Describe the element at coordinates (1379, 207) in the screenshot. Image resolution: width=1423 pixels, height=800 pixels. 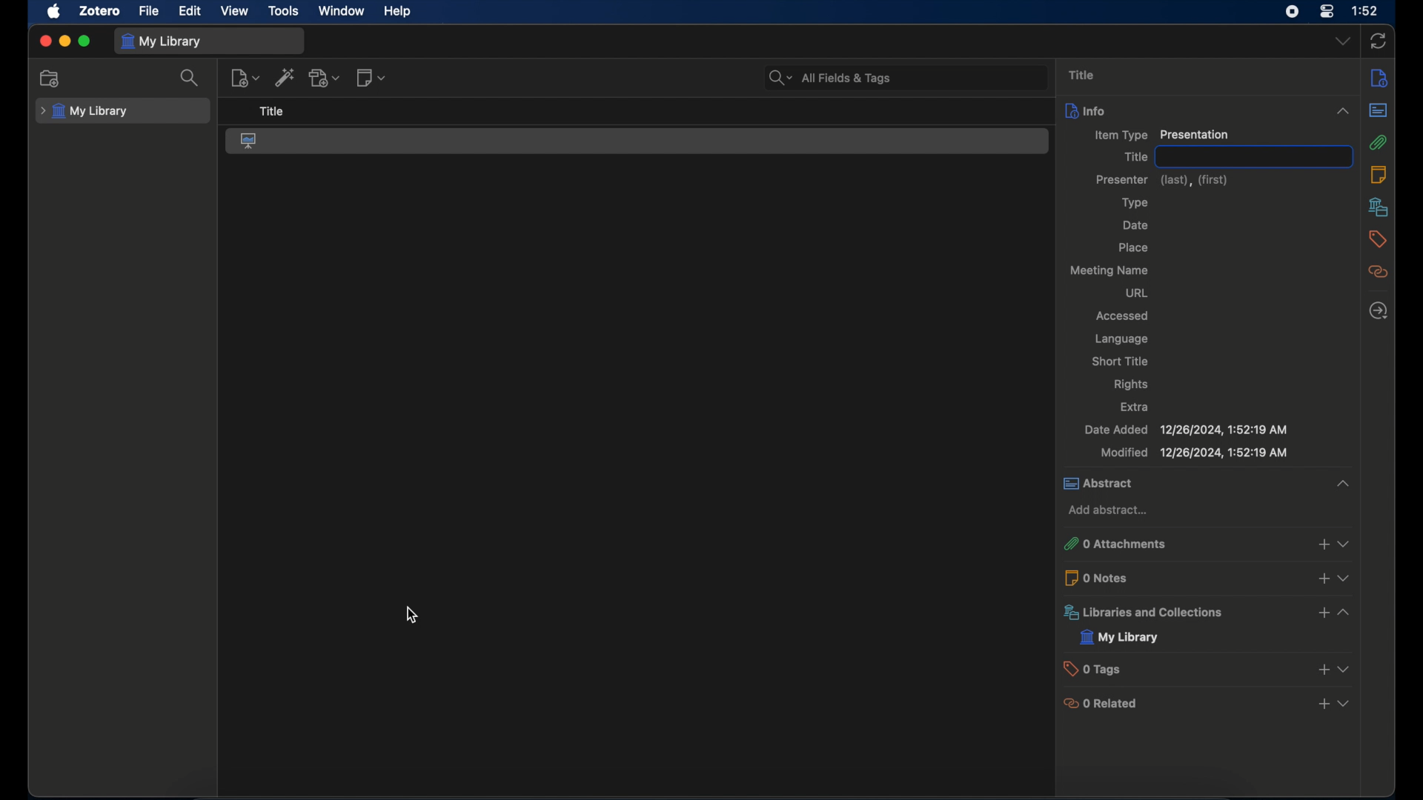
I see `libraries` at that location.